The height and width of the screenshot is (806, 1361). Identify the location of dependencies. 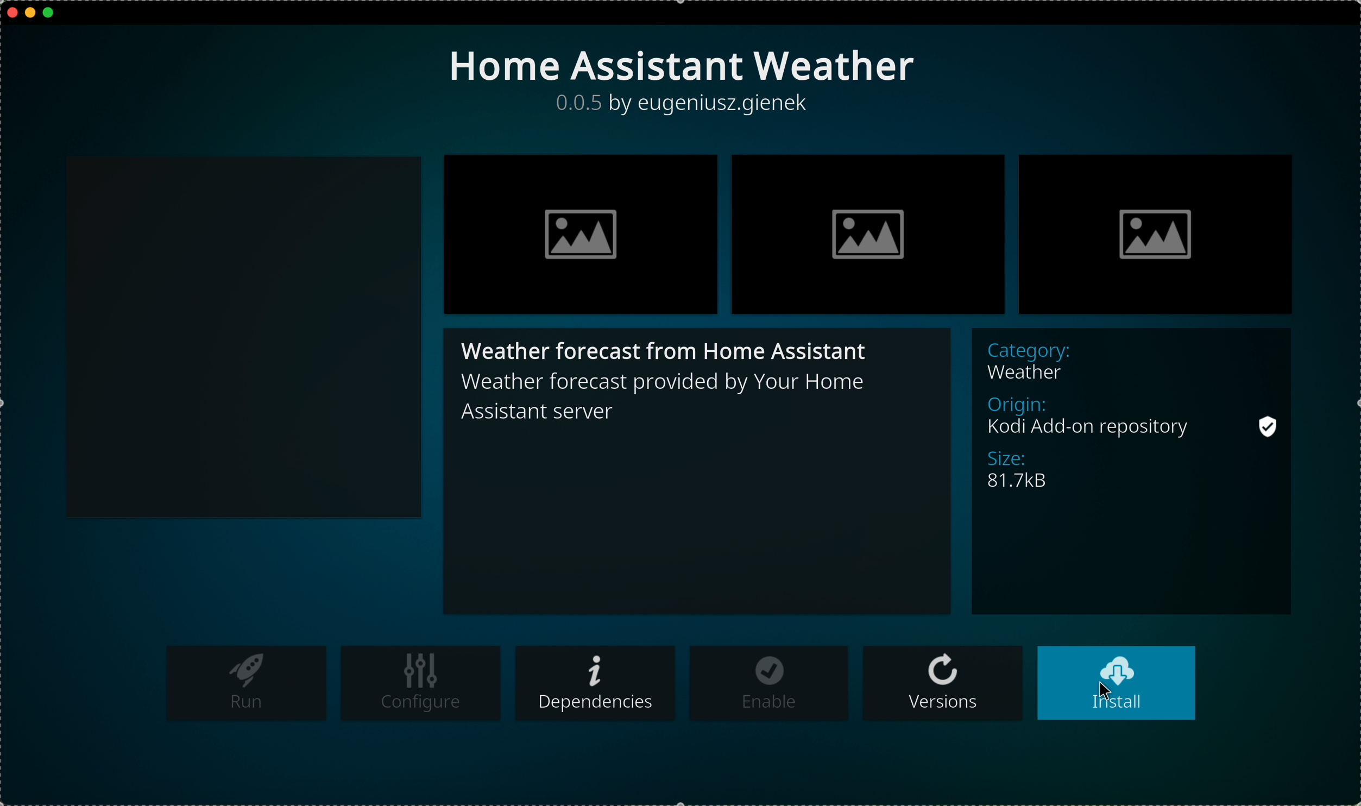
(595, 682).